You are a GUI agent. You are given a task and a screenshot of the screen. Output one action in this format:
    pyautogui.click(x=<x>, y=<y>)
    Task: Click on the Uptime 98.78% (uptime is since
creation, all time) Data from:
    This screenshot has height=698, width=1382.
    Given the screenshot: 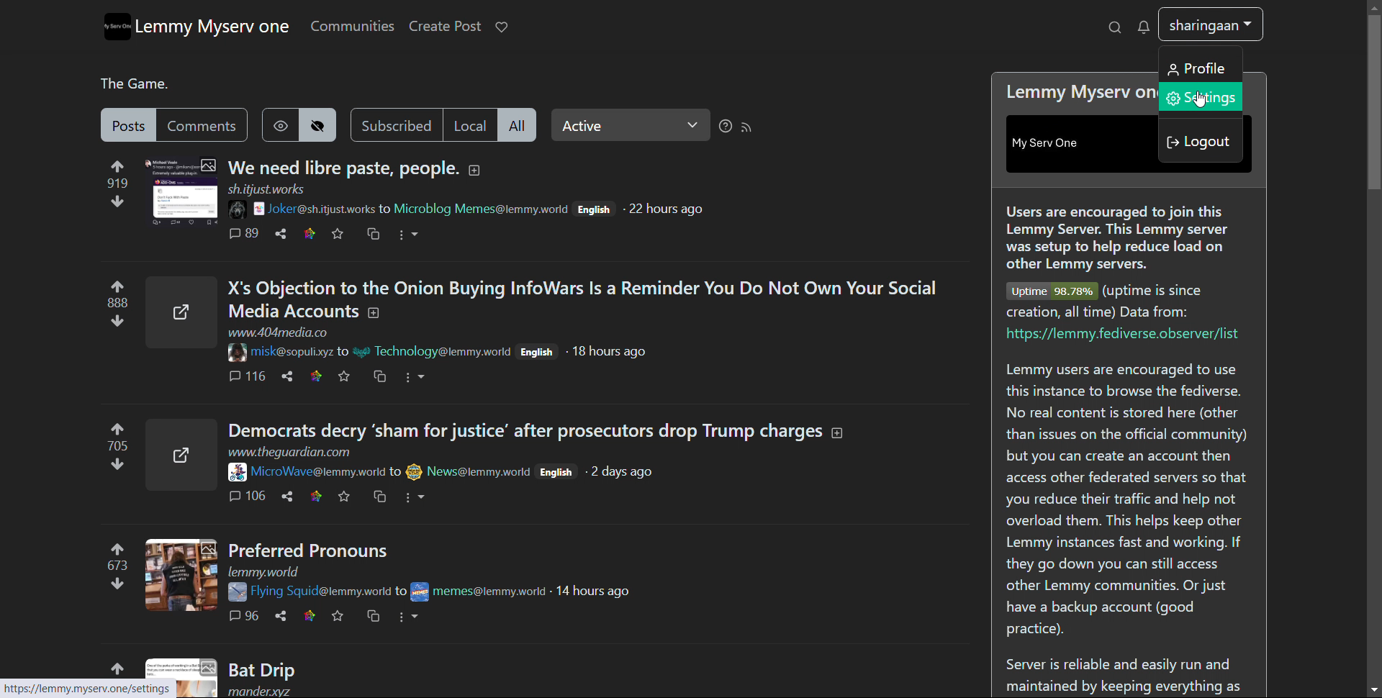 What is the action you would take?
    pyautogui.click(x=1120, y=302)
    